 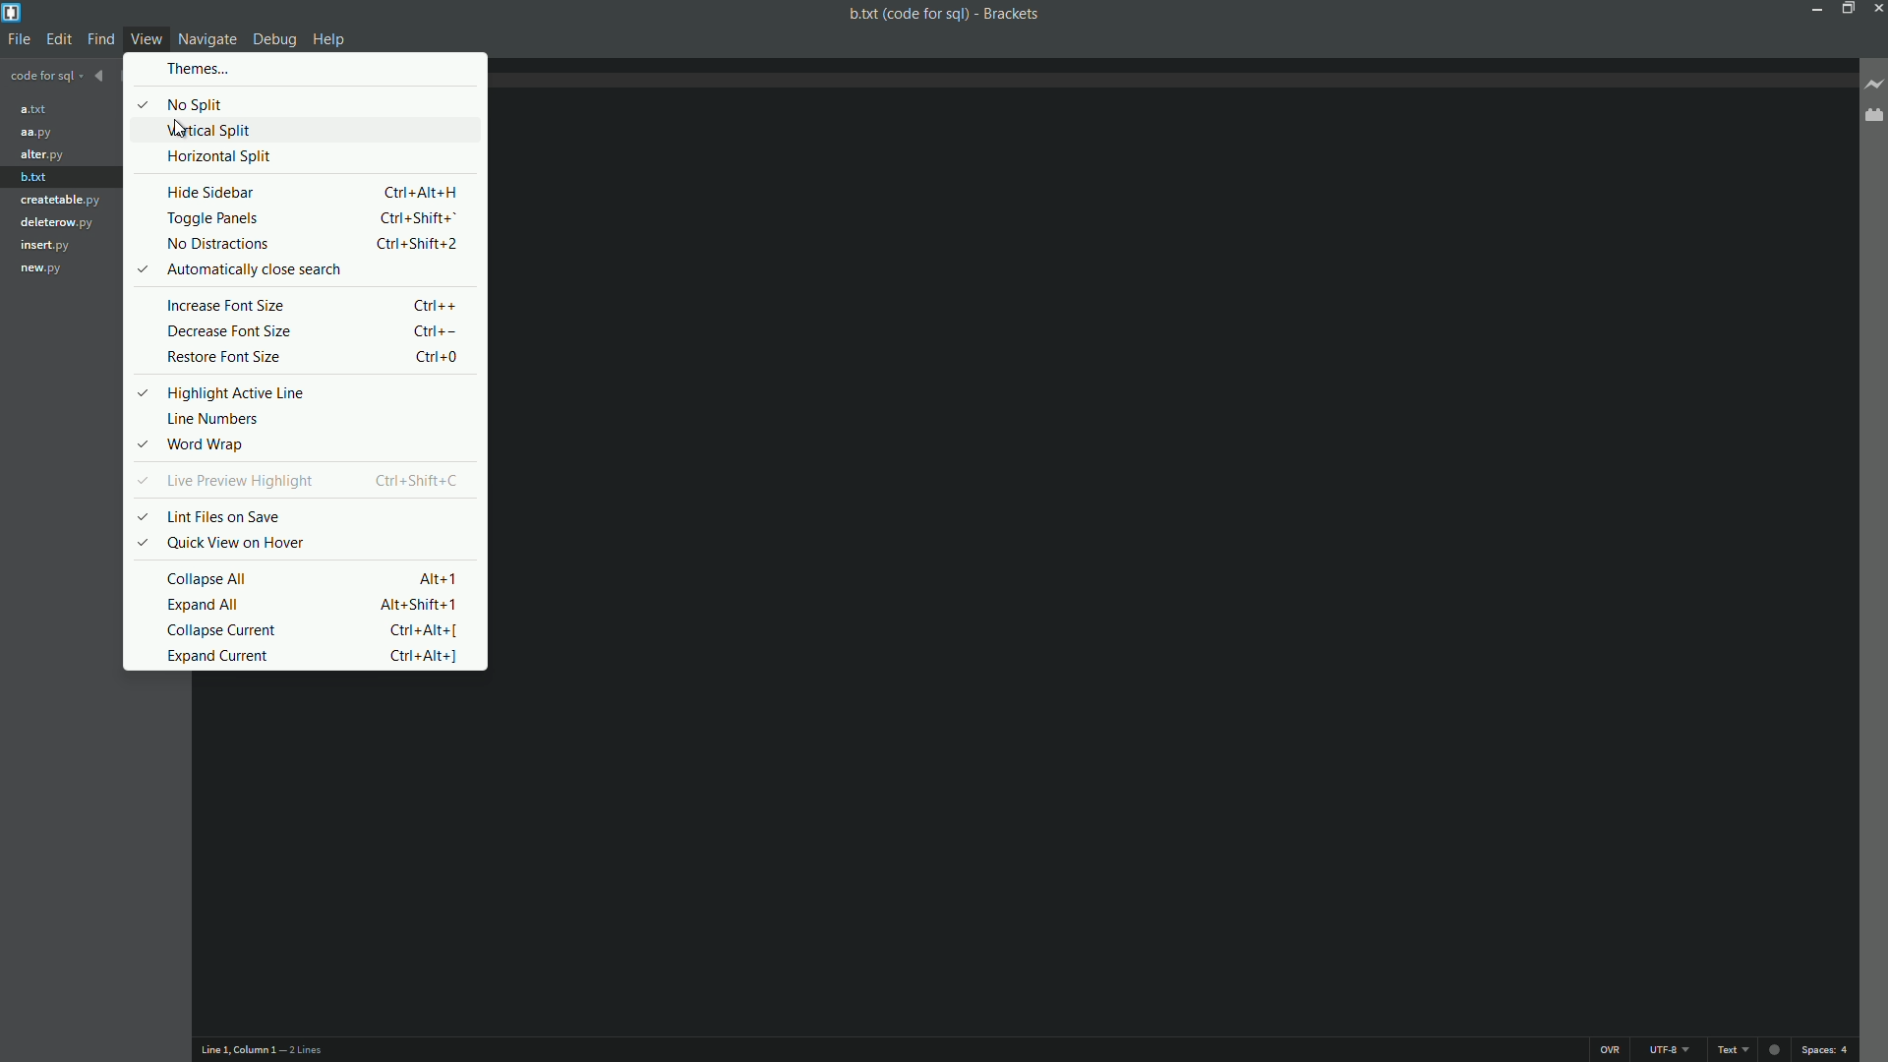 What do you see at coordinates (1740, 1051) in the screenshot?
I see `text` at bounding box center [1740, 1051].